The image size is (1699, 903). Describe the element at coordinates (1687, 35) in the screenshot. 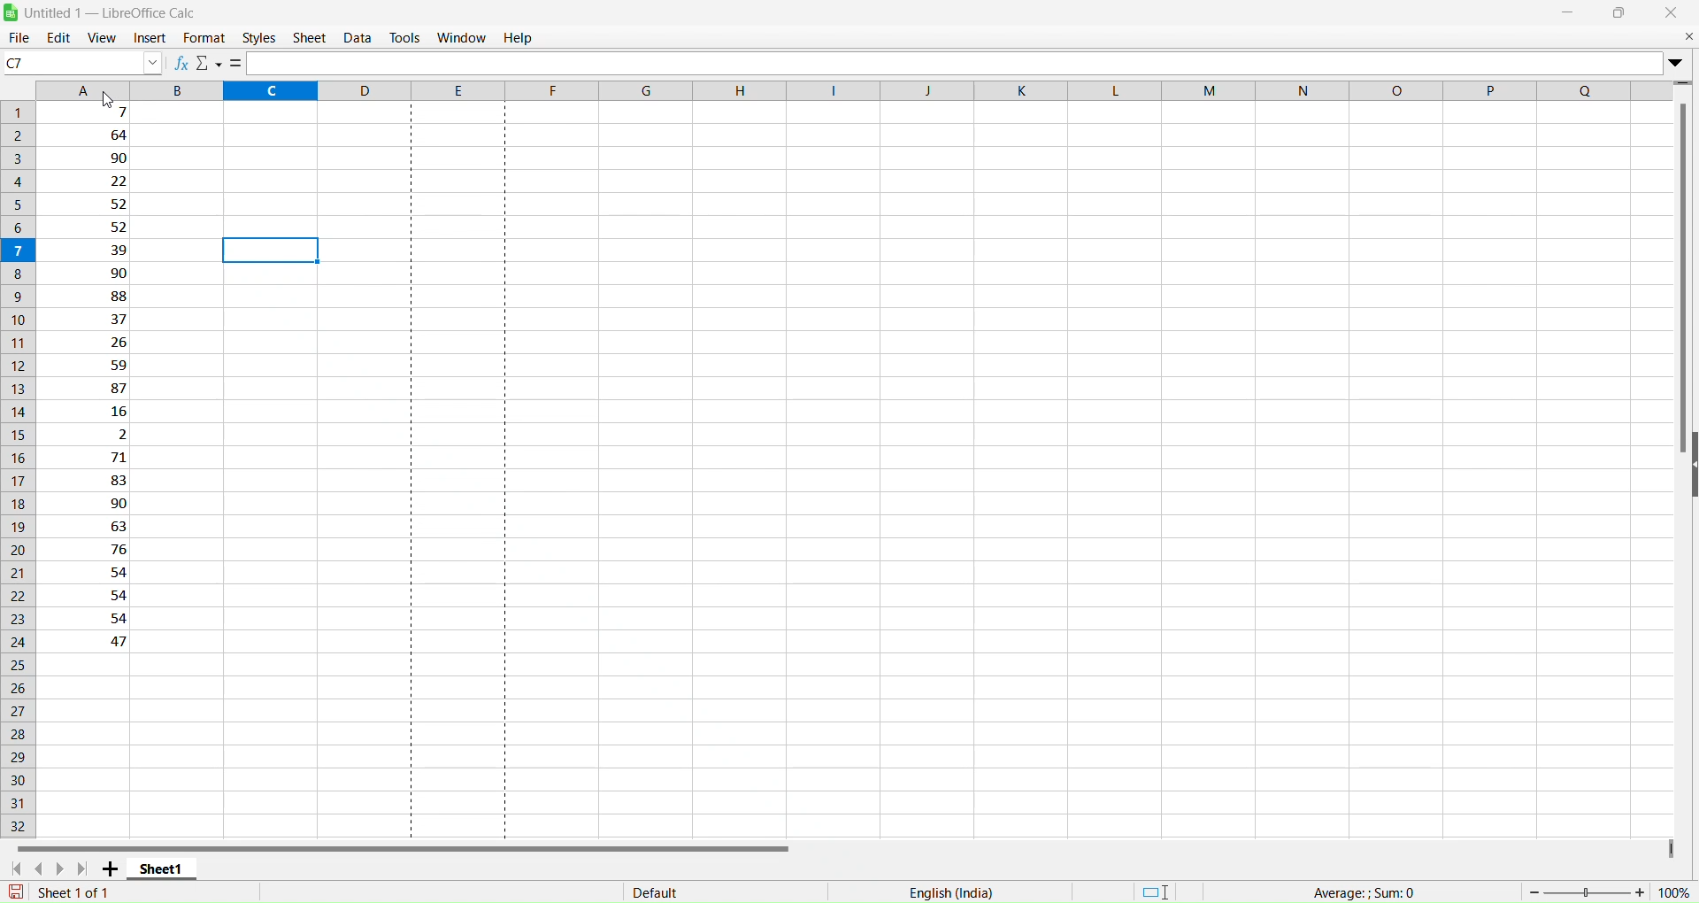

I see `Close Document` at that location.